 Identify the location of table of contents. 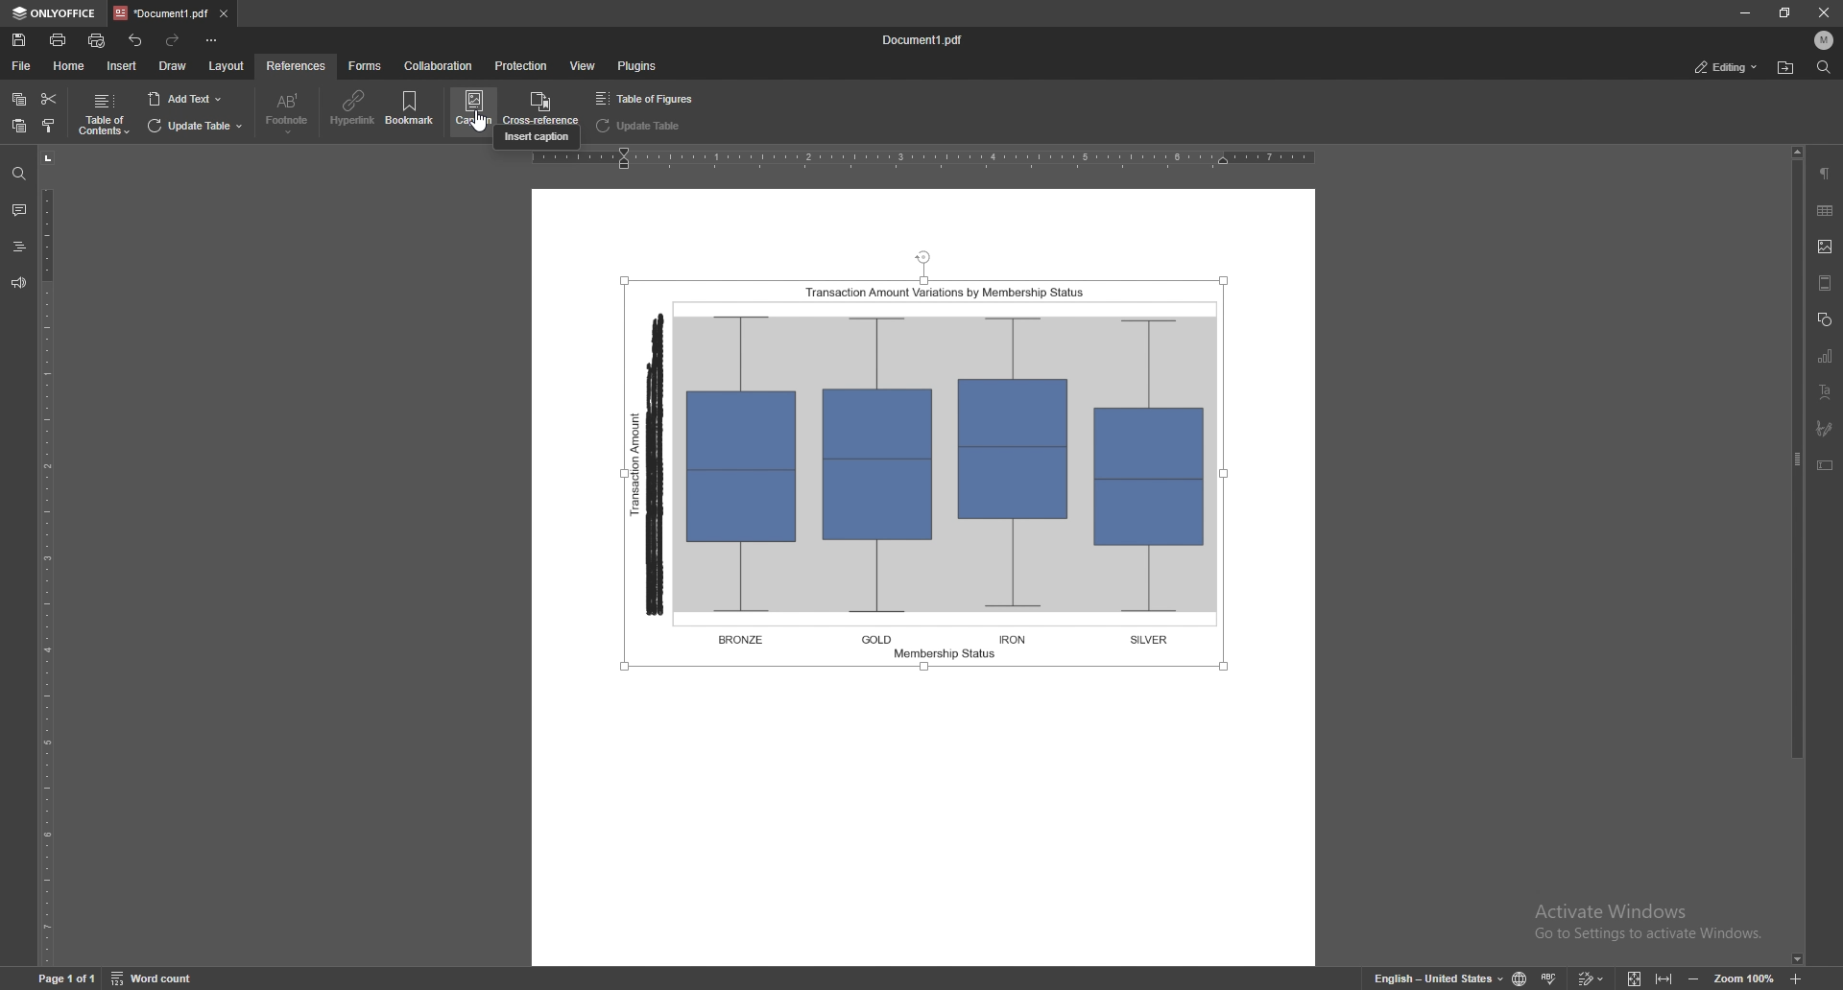
(103, 115).